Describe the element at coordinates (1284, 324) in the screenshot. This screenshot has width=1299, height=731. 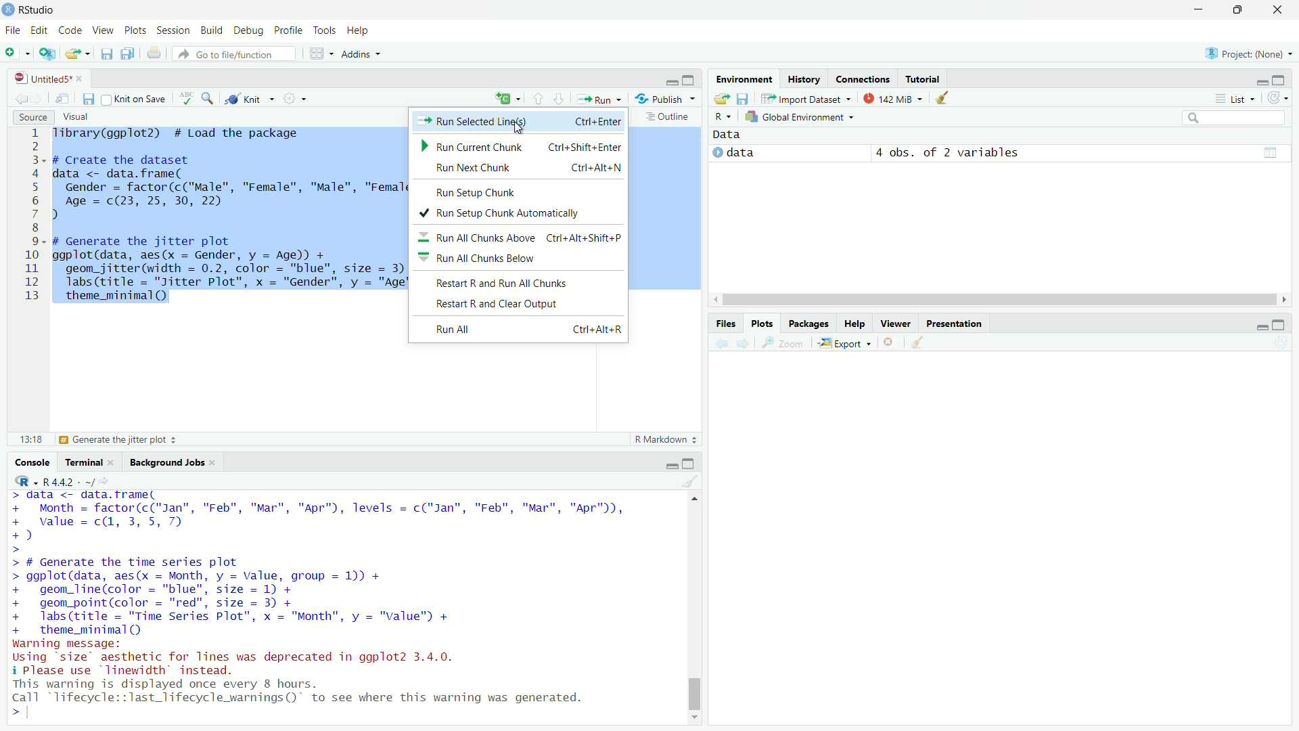
I see `maximize` at that location.